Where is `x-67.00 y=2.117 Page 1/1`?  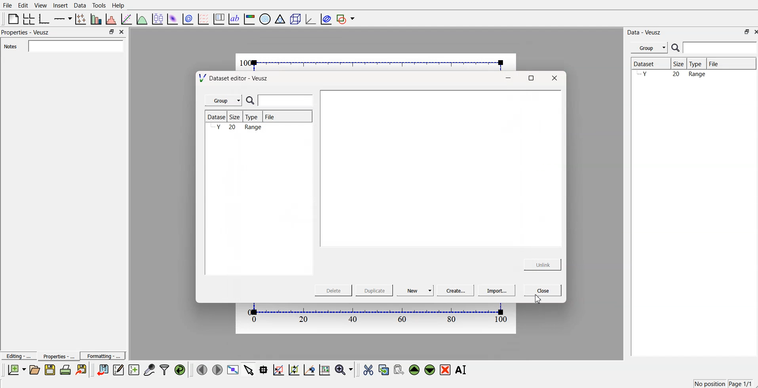
x-67.00 y=2.117 Page 1/1 is located at coordinates (714, 383).